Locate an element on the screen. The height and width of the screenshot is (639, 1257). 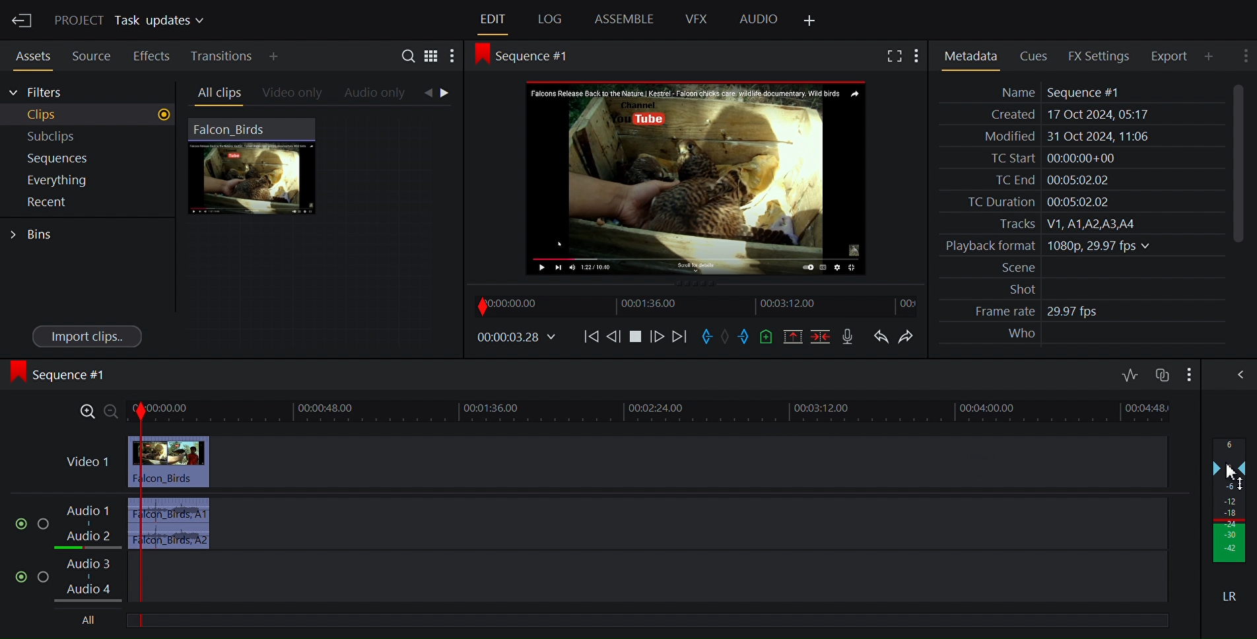
Timeline Indicator is located at coordinates (143, 514).